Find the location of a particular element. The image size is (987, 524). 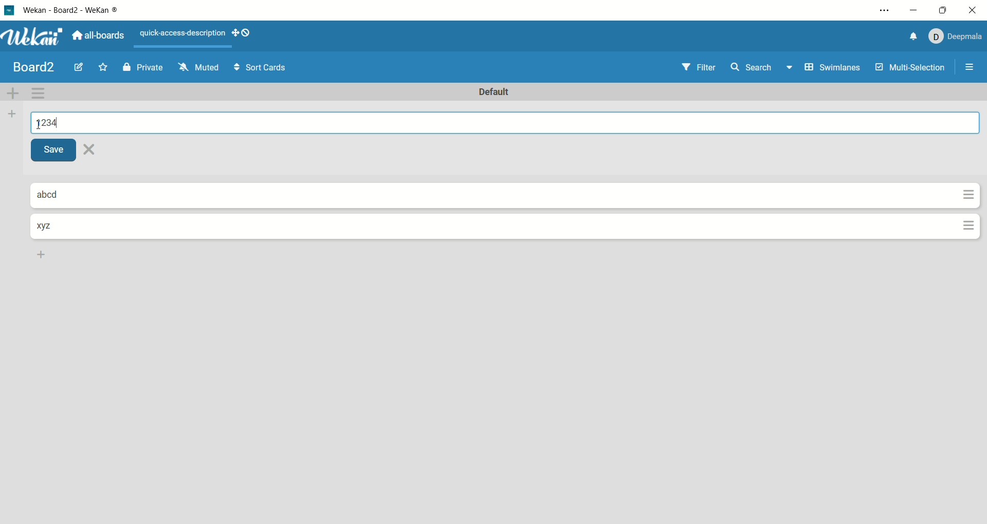

default is located at coordinates (498, 93).